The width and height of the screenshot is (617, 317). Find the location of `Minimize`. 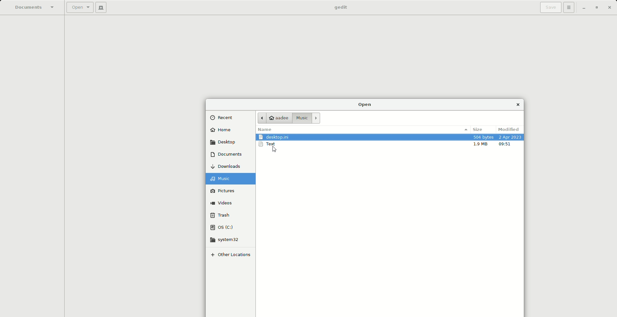

Minimize is located at coordinates (584, 9).